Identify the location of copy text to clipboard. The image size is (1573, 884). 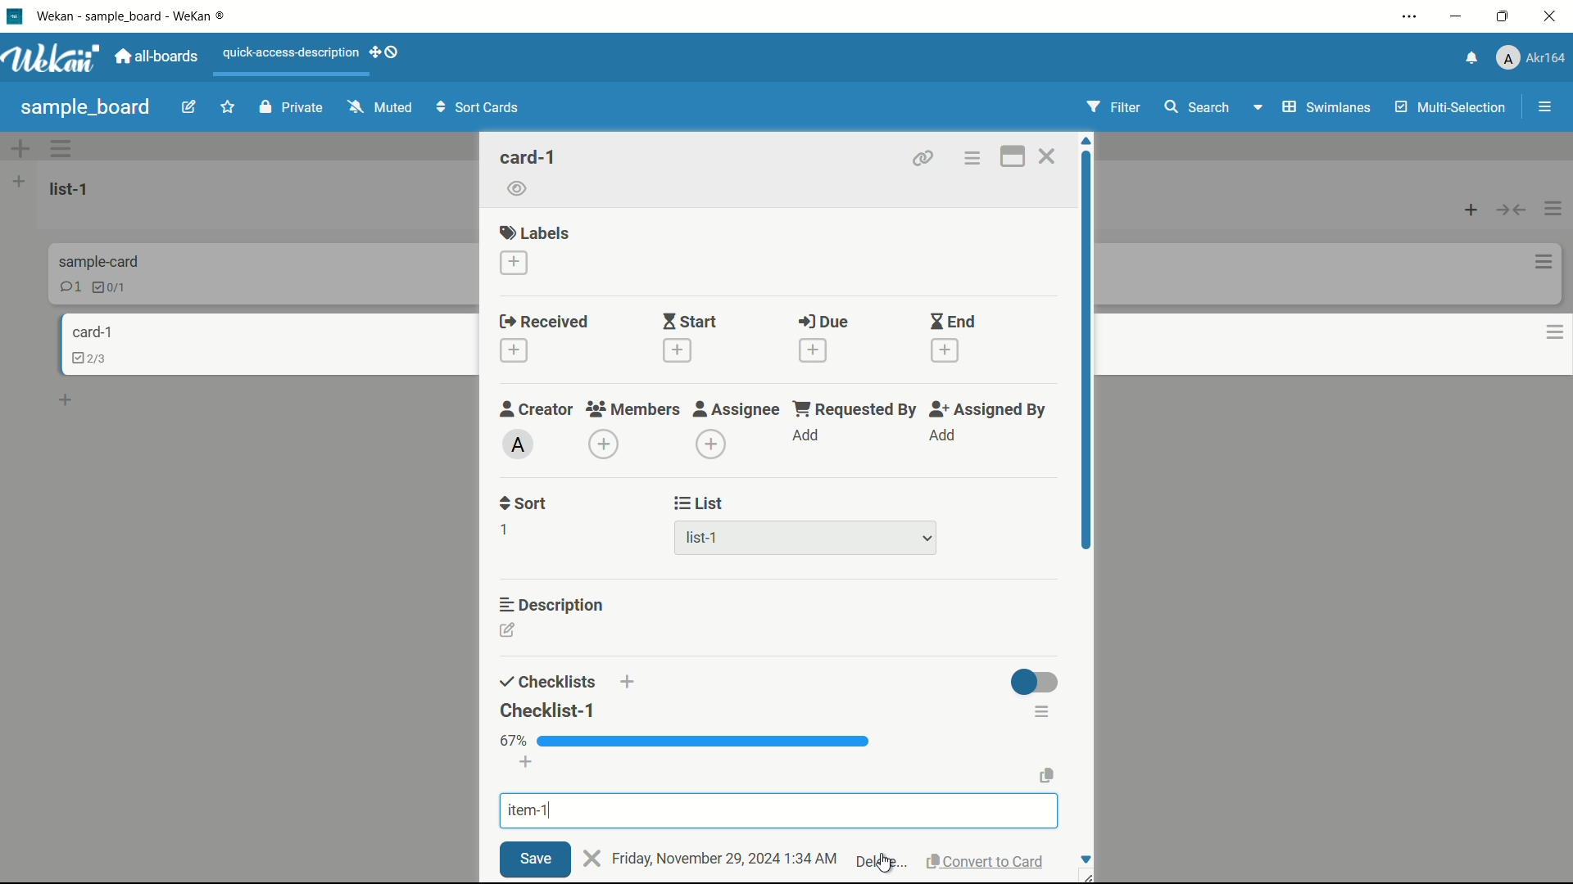
(1050, 777).